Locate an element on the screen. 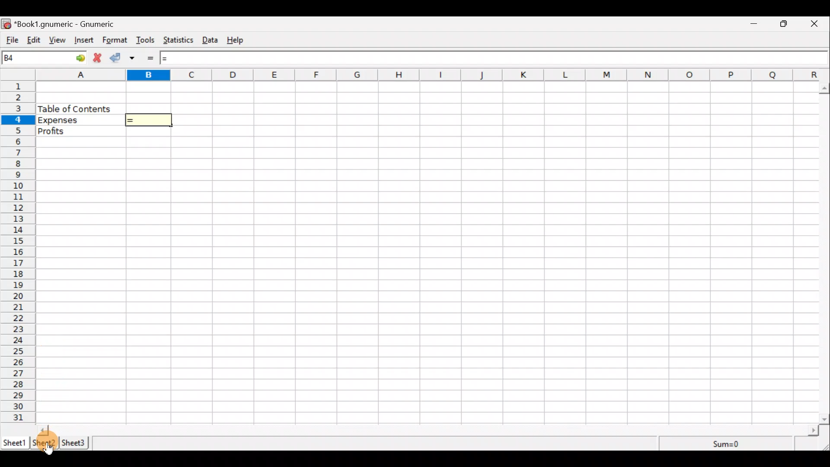 Image resolution: width=830 pixels, height=467 pixels. numbering column is located at coordinates (17, 253).